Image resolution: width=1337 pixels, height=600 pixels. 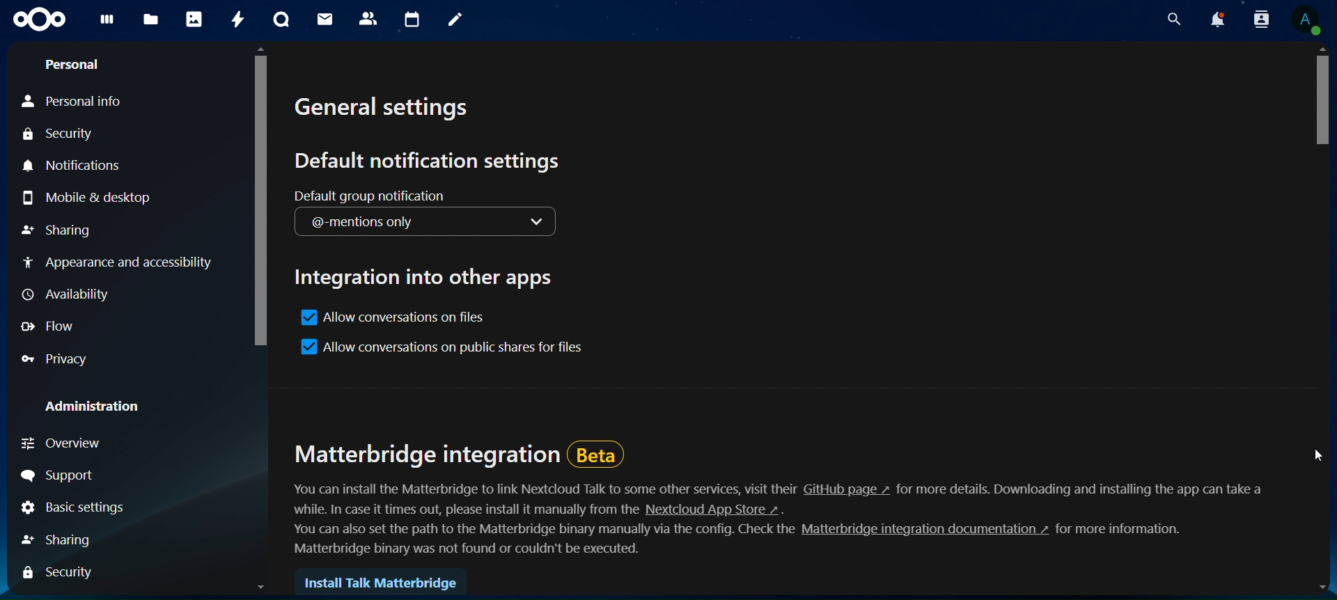 What do you see at coordinates (81, 167) in the screenshot?
I see `notifications` at bounding box center [81, 167].